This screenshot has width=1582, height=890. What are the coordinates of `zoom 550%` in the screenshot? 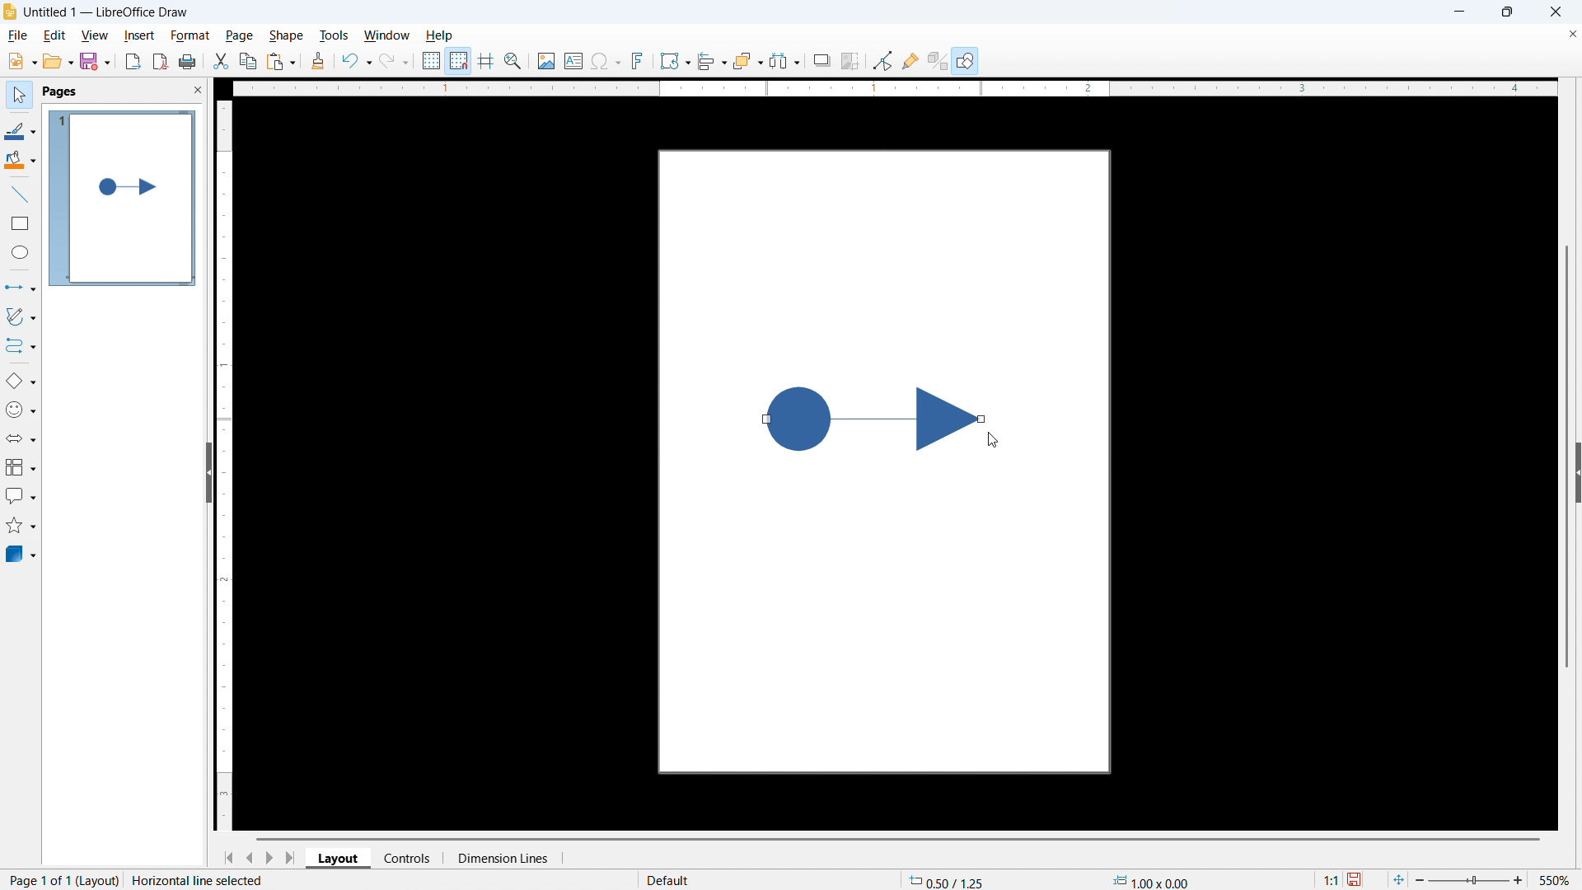 It's located at (1496, 878).